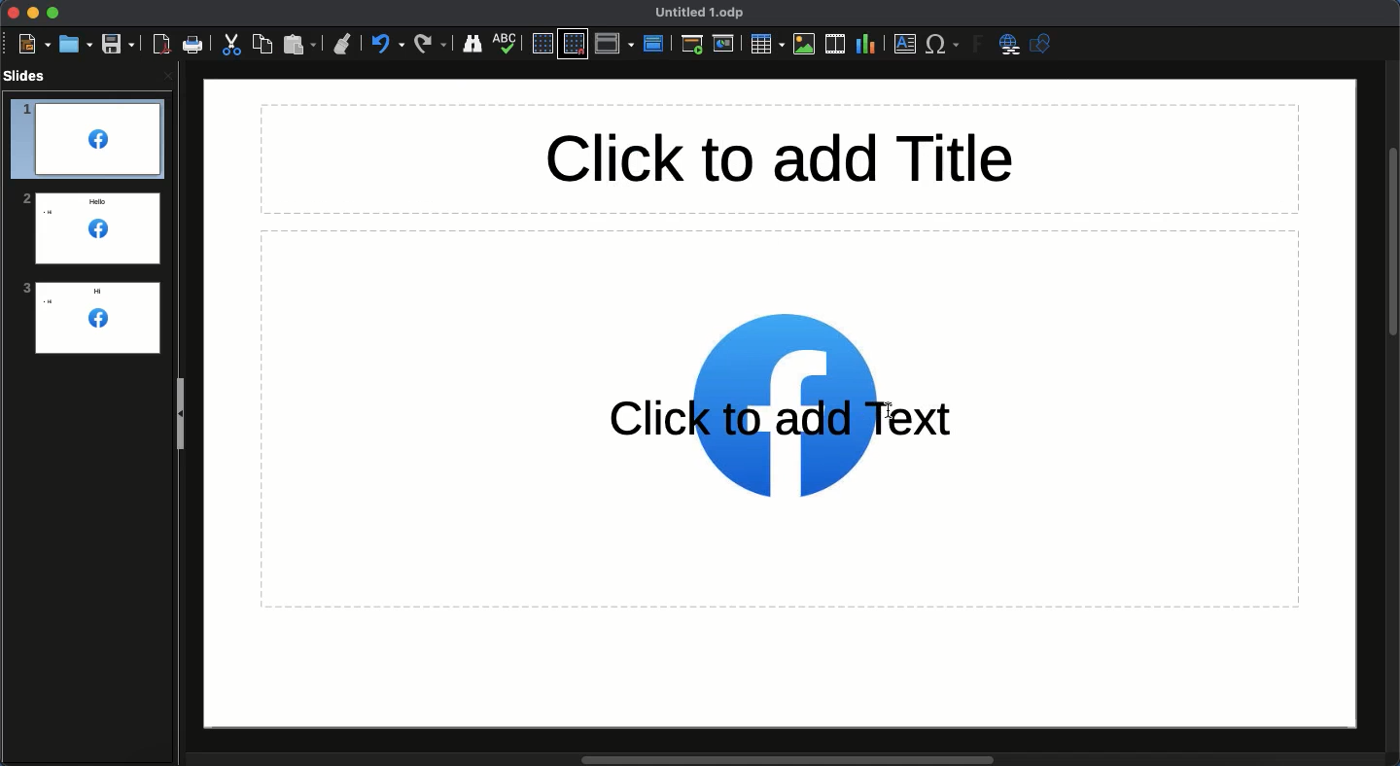 This screenshot has height=766, width=1400. What do you see at coordinates (31, 44) in the screenshot?
I see `New` at bounding box center [31, 44].